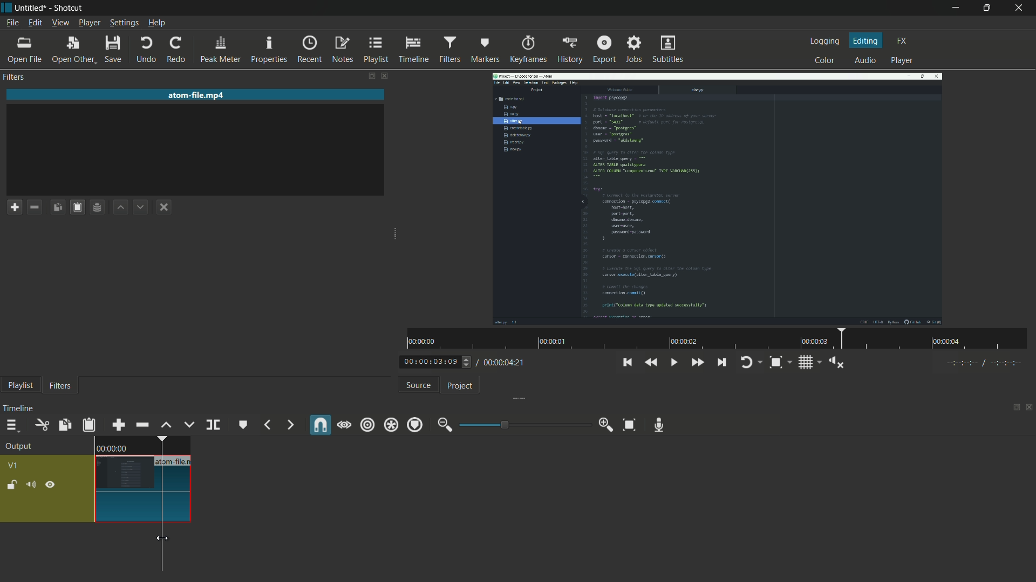 Image resolution: width=1036 pixels, height=582 pixels. I want to click on move filter down, so click(141, 207).